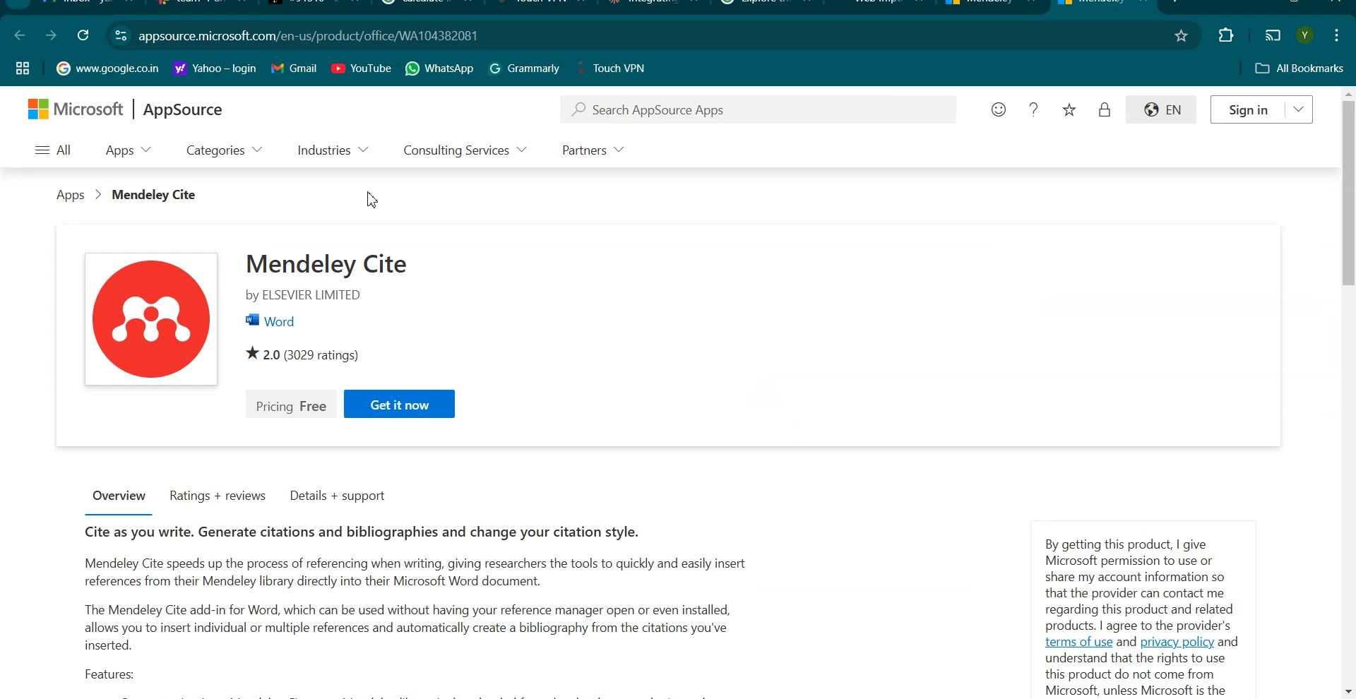  I want to click on privacy policy, so click(1176, 643).